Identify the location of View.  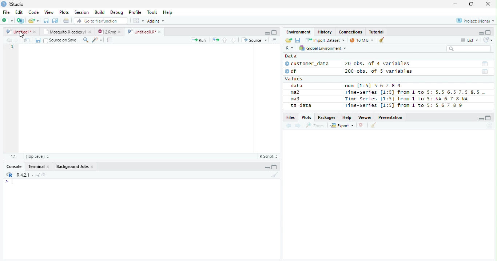
(49, 12).